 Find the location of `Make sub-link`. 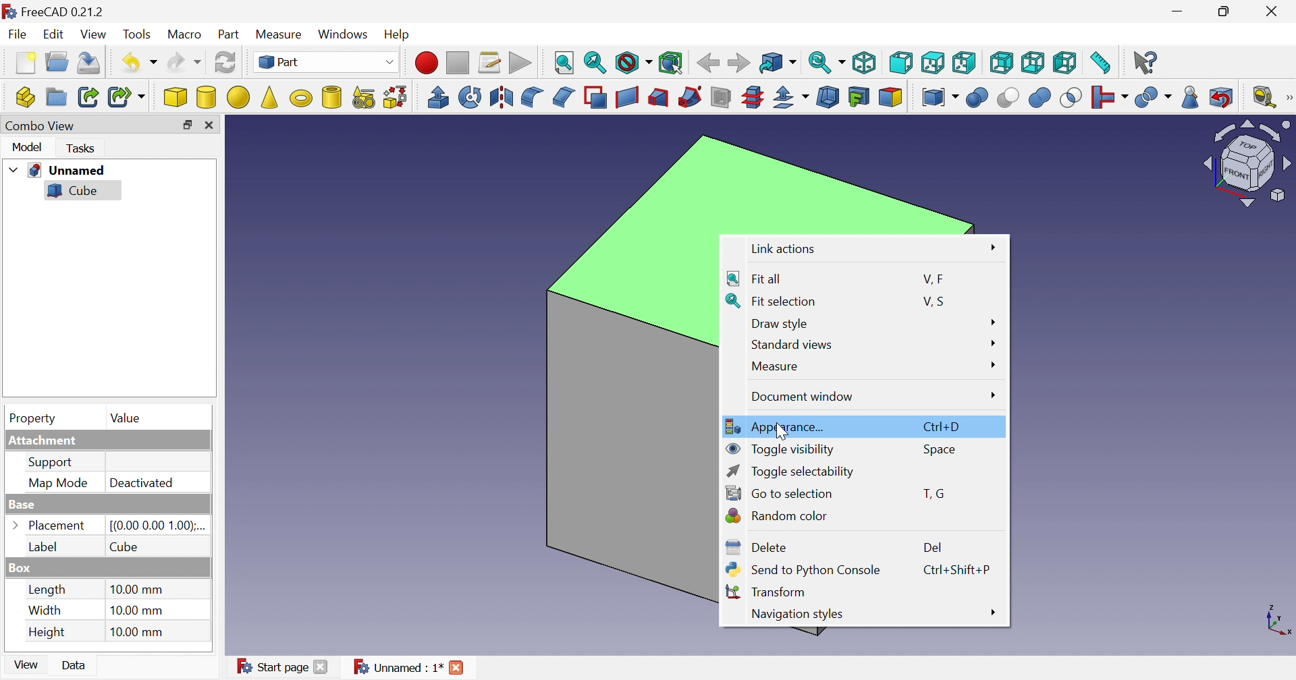

Make sub-link is located at coordinates (128, 96).